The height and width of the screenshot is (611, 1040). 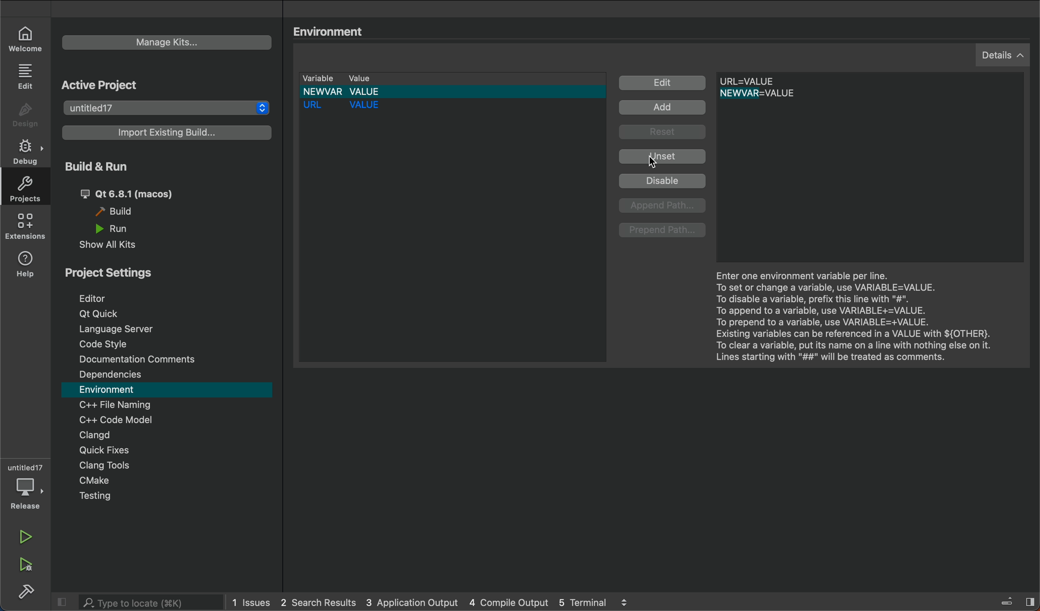 What do you see at coordinates (109, 87) in the screenshot?
I see `active project` at bounding box center [109, 87].